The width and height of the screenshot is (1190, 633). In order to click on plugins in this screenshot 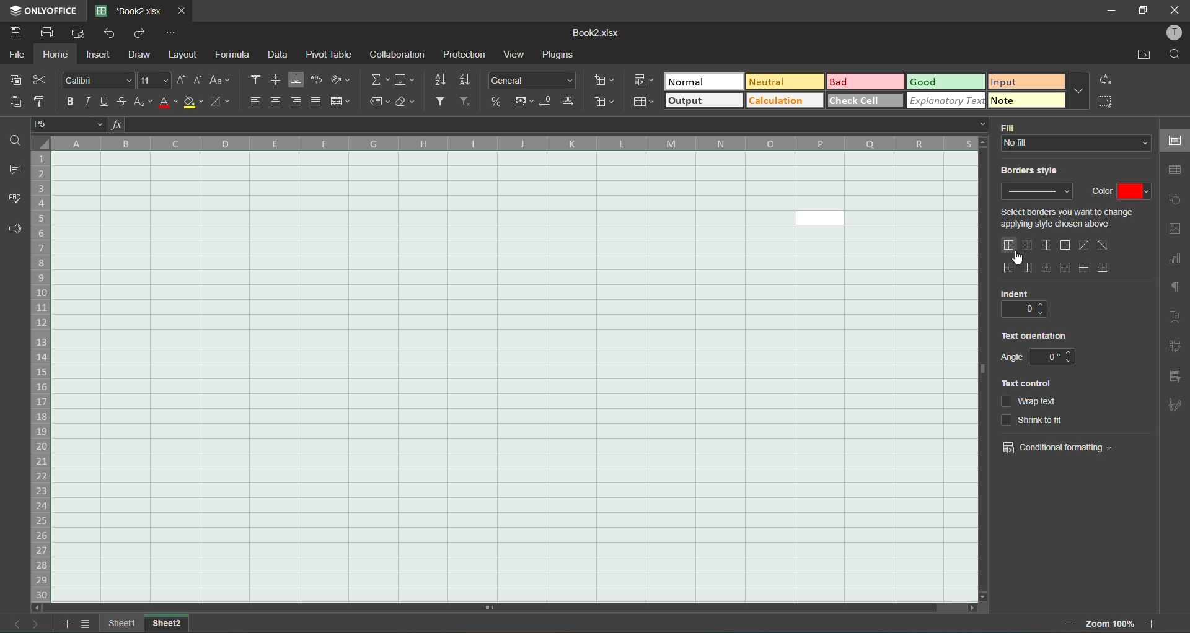, I will do `click(562, 56)`.